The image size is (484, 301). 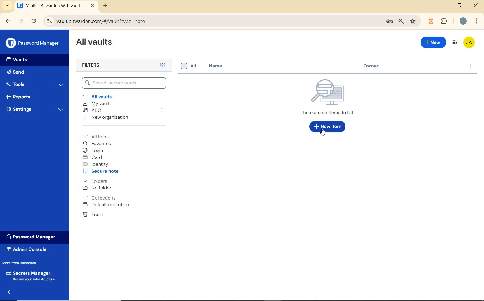 What do you see at coordinates (33, 96) in the screenshot?
I see `Reports` at bounding box center [33, 96].